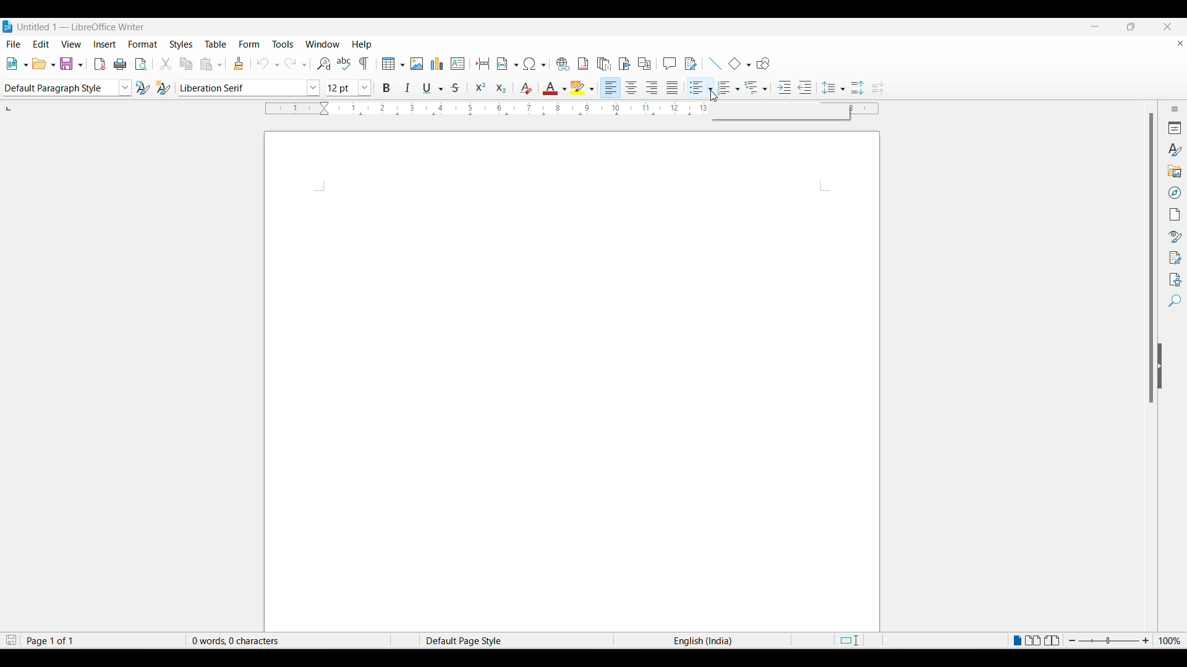  Describe the element at coordinates (40, 43) in the screenshot. I see `Edit` at that location.